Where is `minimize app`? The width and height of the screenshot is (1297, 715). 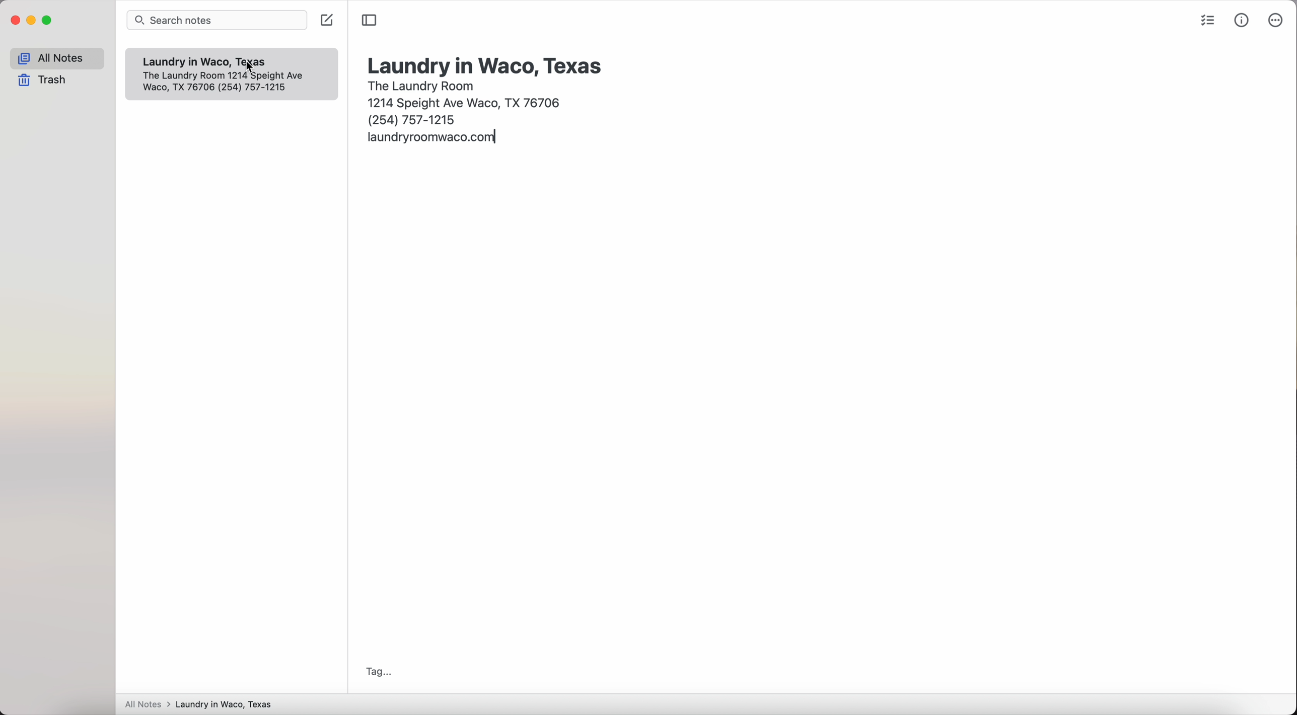 minimize app is located at coordinates (32, 20).